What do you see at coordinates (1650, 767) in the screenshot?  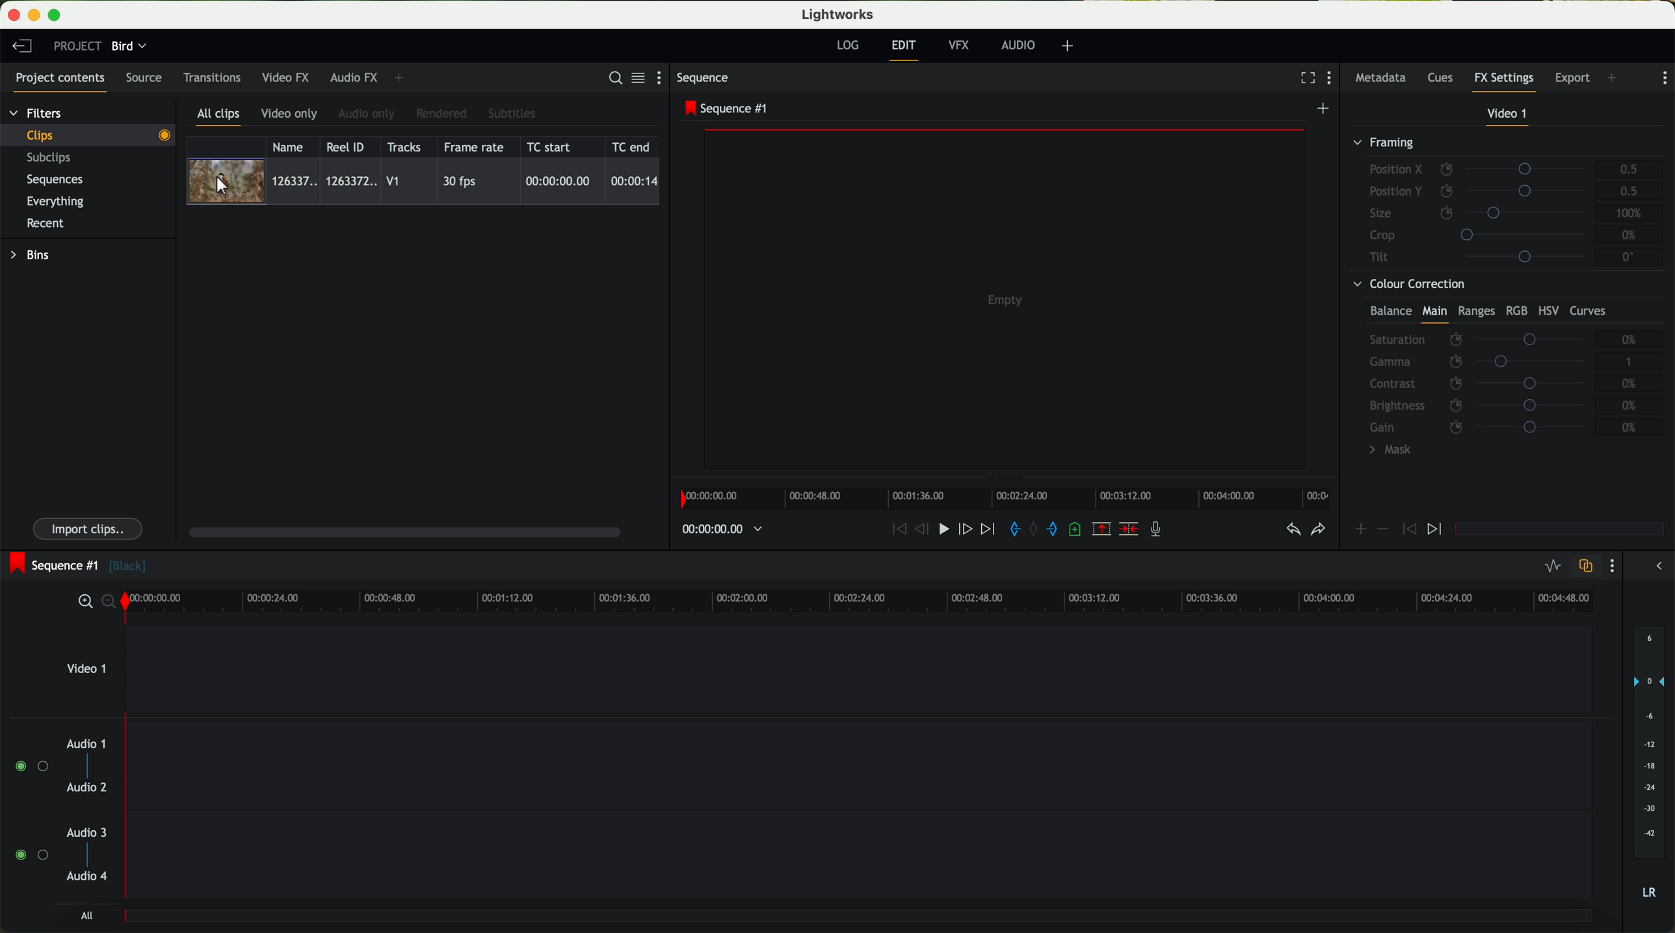 I see `audio output level (d/B)` at bounding box center [1650, 767].